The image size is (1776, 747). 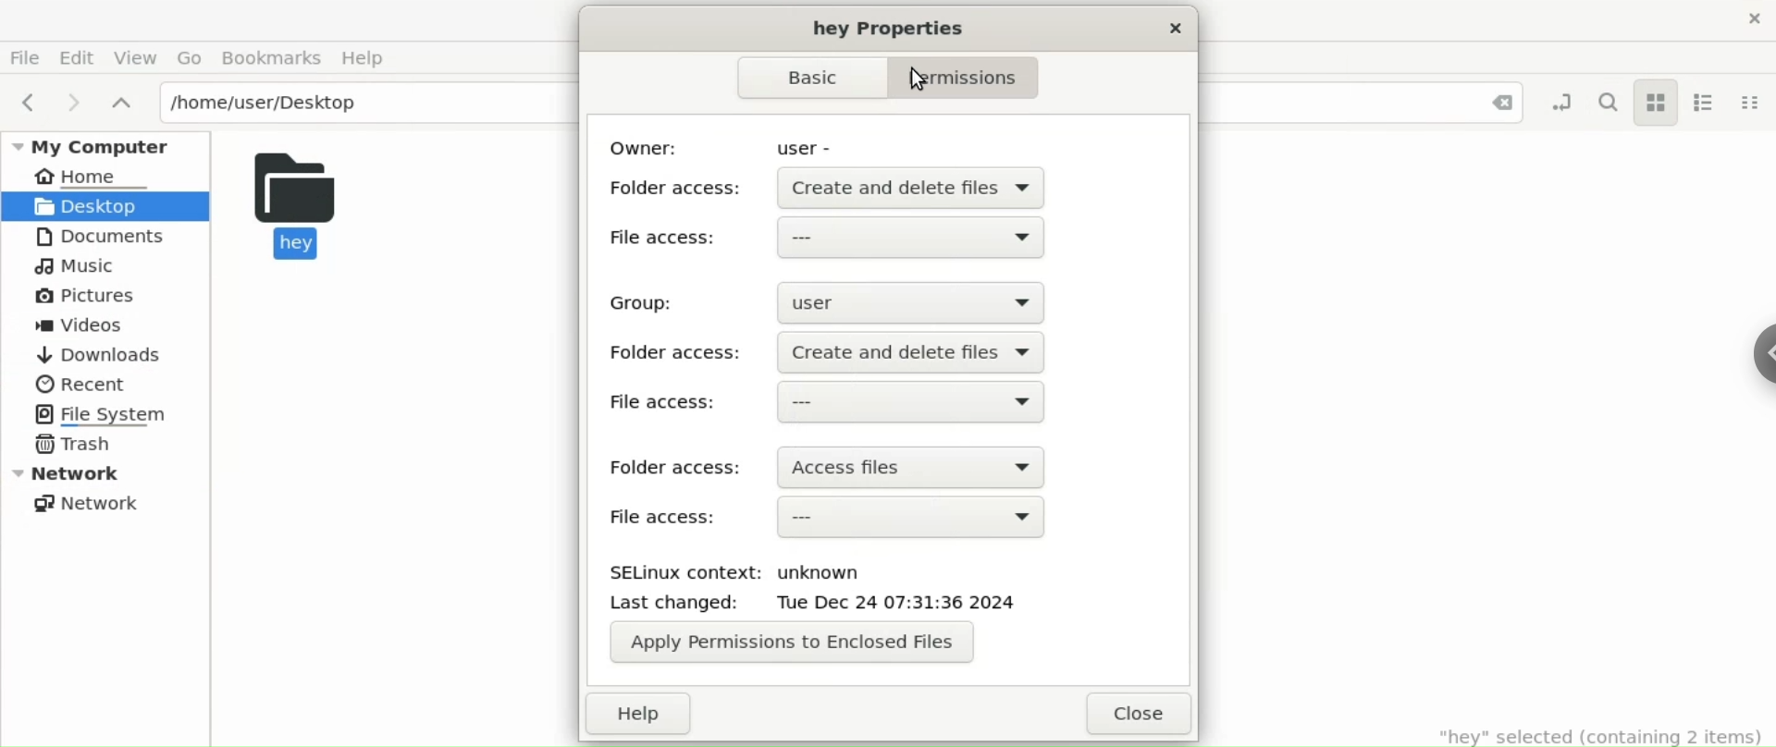 What do you see at coordinates (74, 445) in the screenshot?
I see `Trash` at bounding box center [74, 445].